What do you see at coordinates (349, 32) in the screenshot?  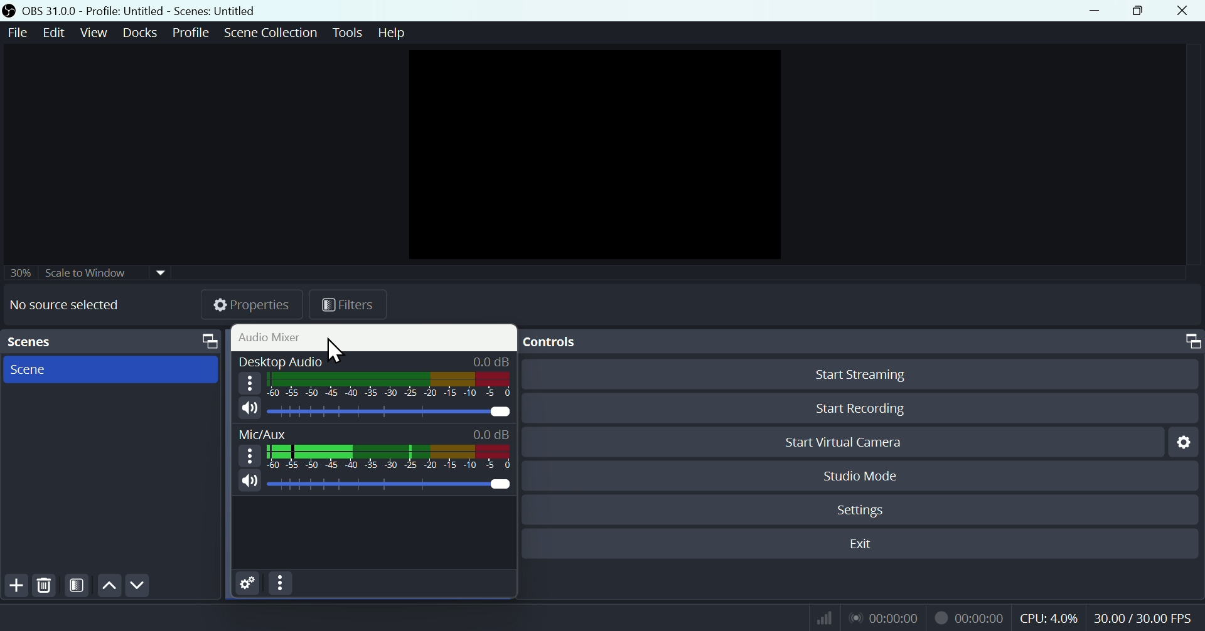 I see `Tools` at bounding box center [349, 32].